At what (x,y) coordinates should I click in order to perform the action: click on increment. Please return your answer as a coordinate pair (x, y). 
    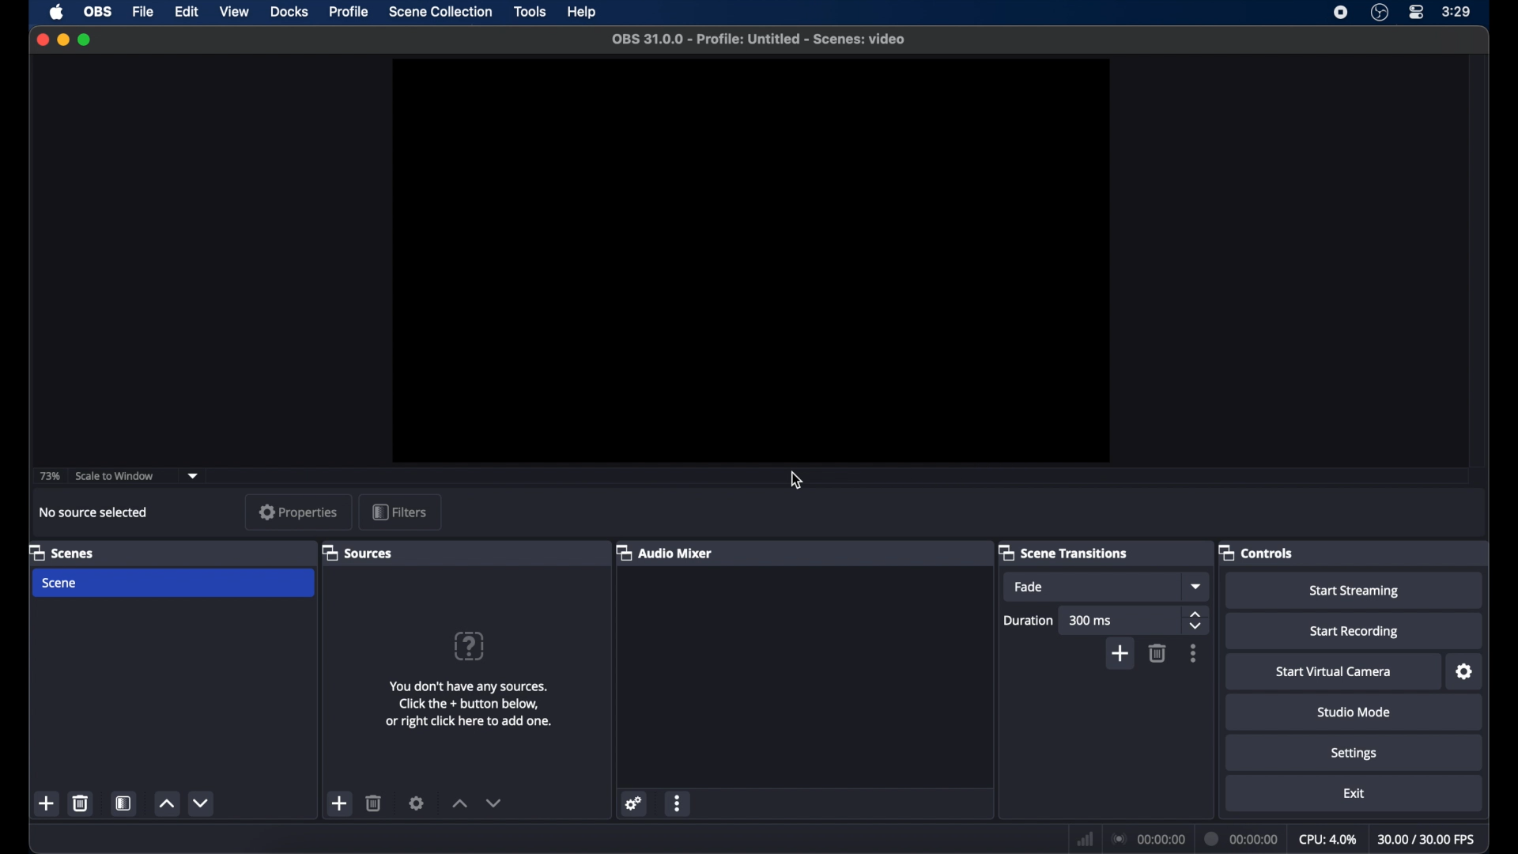
    Looking at the image, I should click on (457, 803).